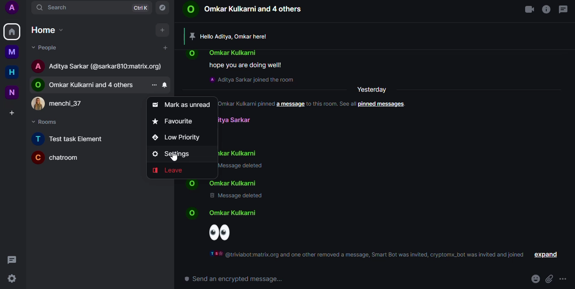  What do you see at coordinates (166, 85) in the screenshot?
I see `notification settings` at bounding box center [166, 85].